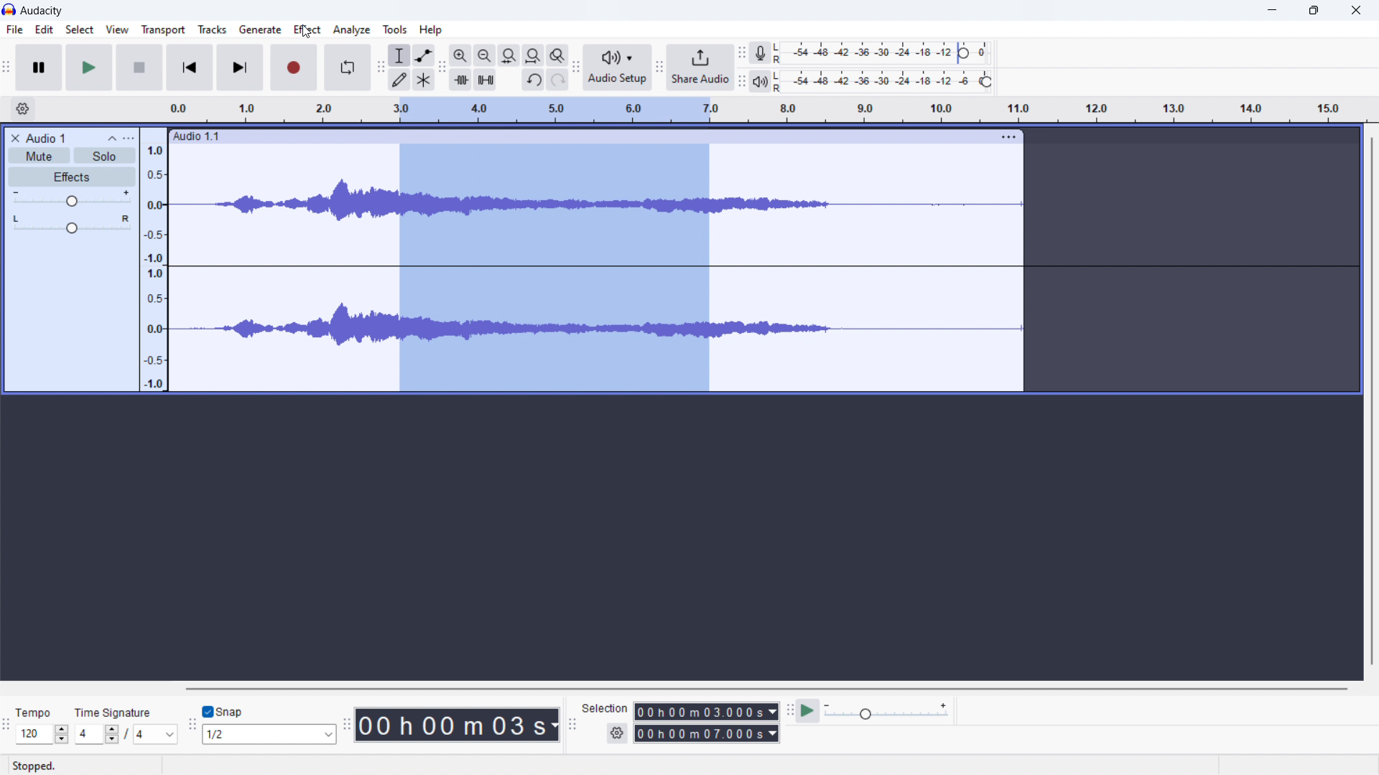  I want to click on gain control, so click(71, 199).